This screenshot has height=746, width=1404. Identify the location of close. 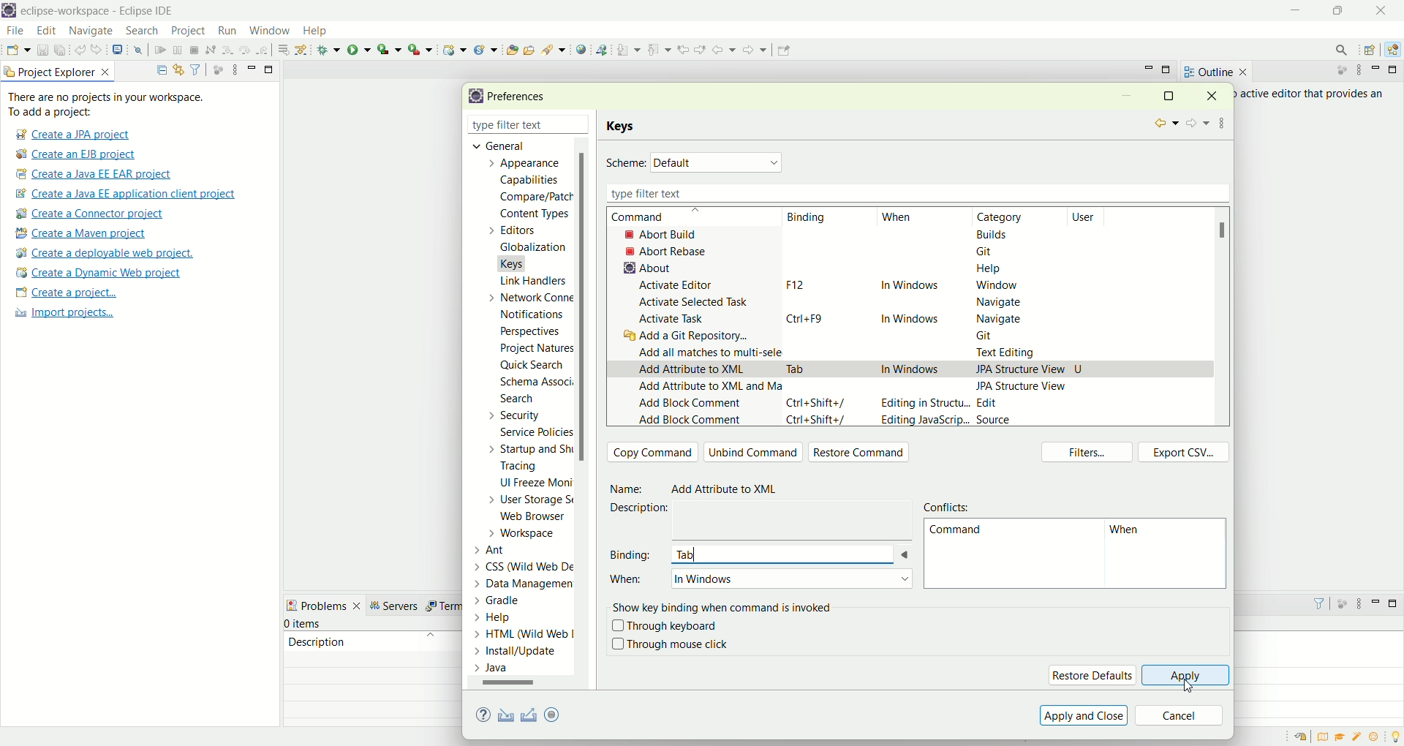
(1217, 95).